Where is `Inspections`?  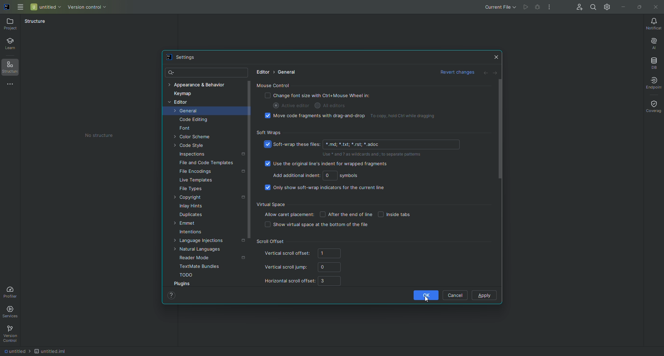
Inspections is located at coordinates (193, 154).